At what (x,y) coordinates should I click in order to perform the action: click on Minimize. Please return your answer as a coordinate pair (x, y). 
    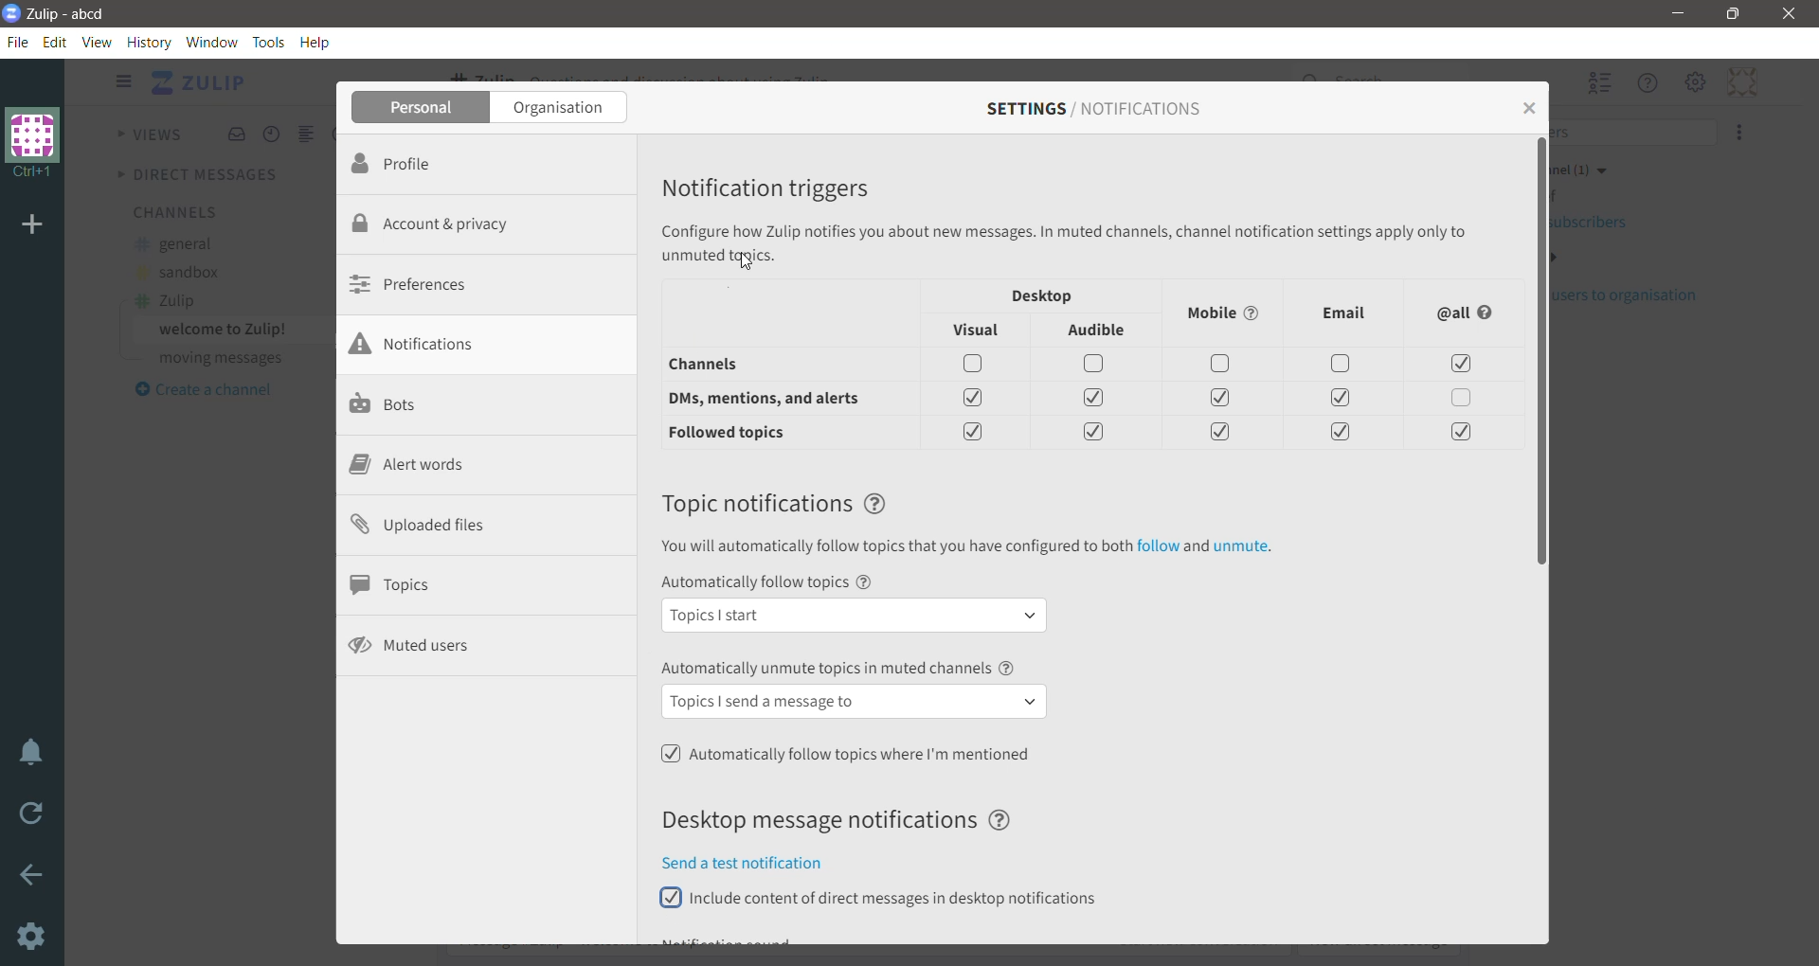
    Looking at the image, I should click on (1676, 14).